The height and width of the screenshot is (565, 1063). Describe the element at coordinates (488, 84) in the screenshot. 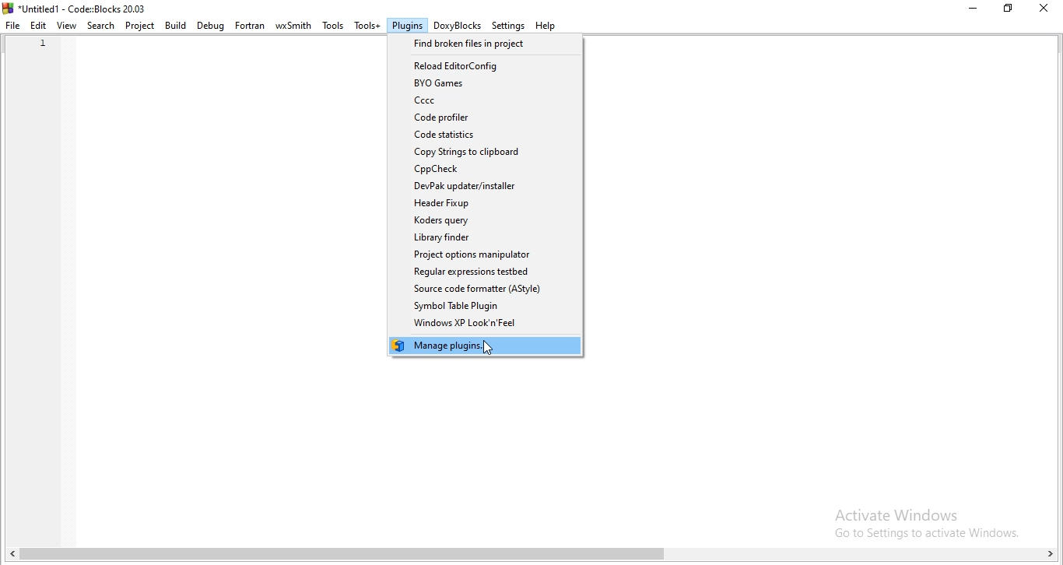

I see `BYO Games` at that location.